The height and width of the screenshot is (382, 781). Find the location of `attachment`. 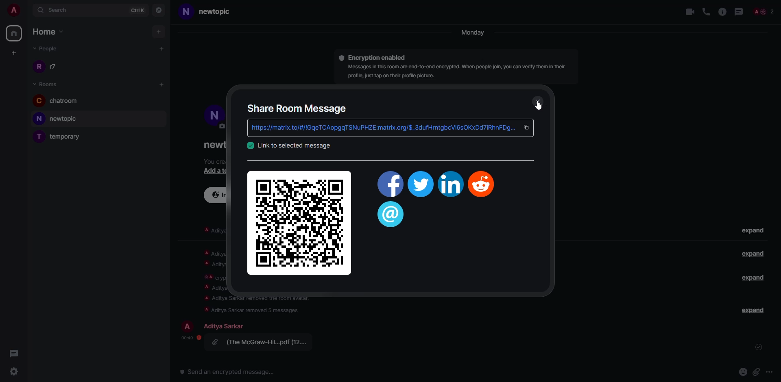

attachment is located at coordinates (263, 342).